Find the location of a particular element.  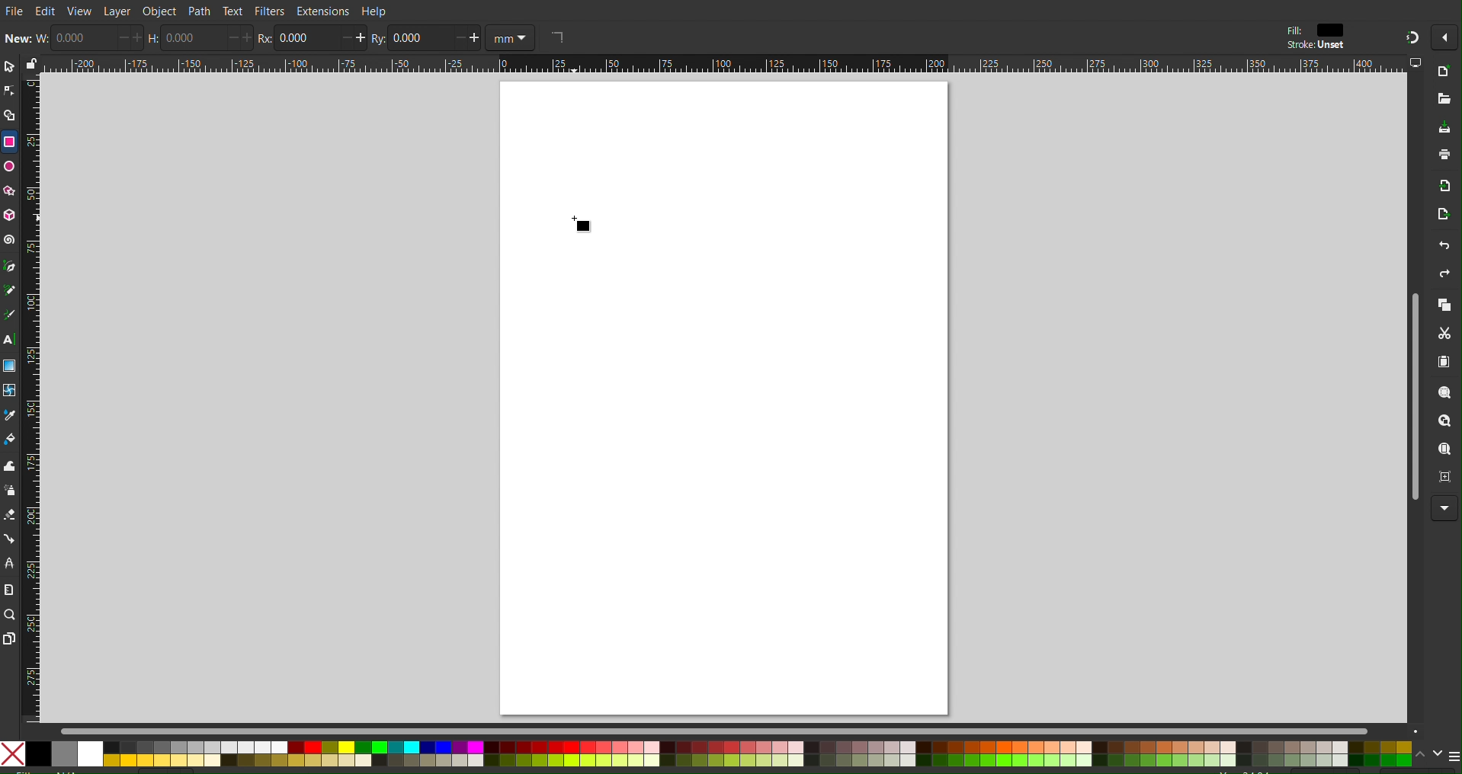

Pages is located at coordinates (9, 638).